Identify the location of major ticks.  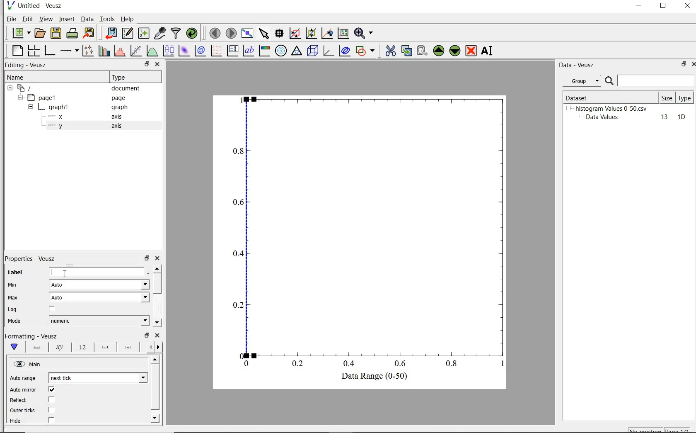
(105, 348).